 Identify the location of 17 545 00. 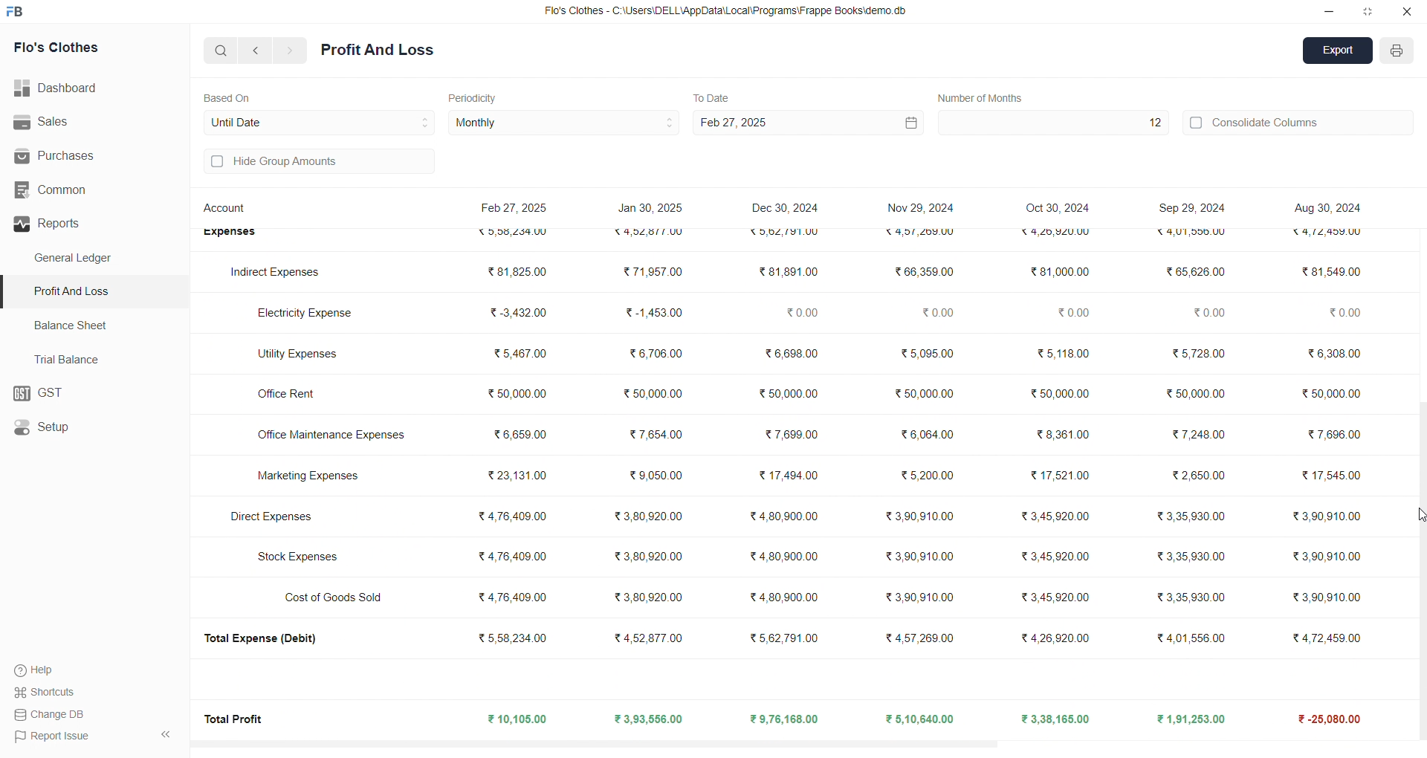
(1329, 478).